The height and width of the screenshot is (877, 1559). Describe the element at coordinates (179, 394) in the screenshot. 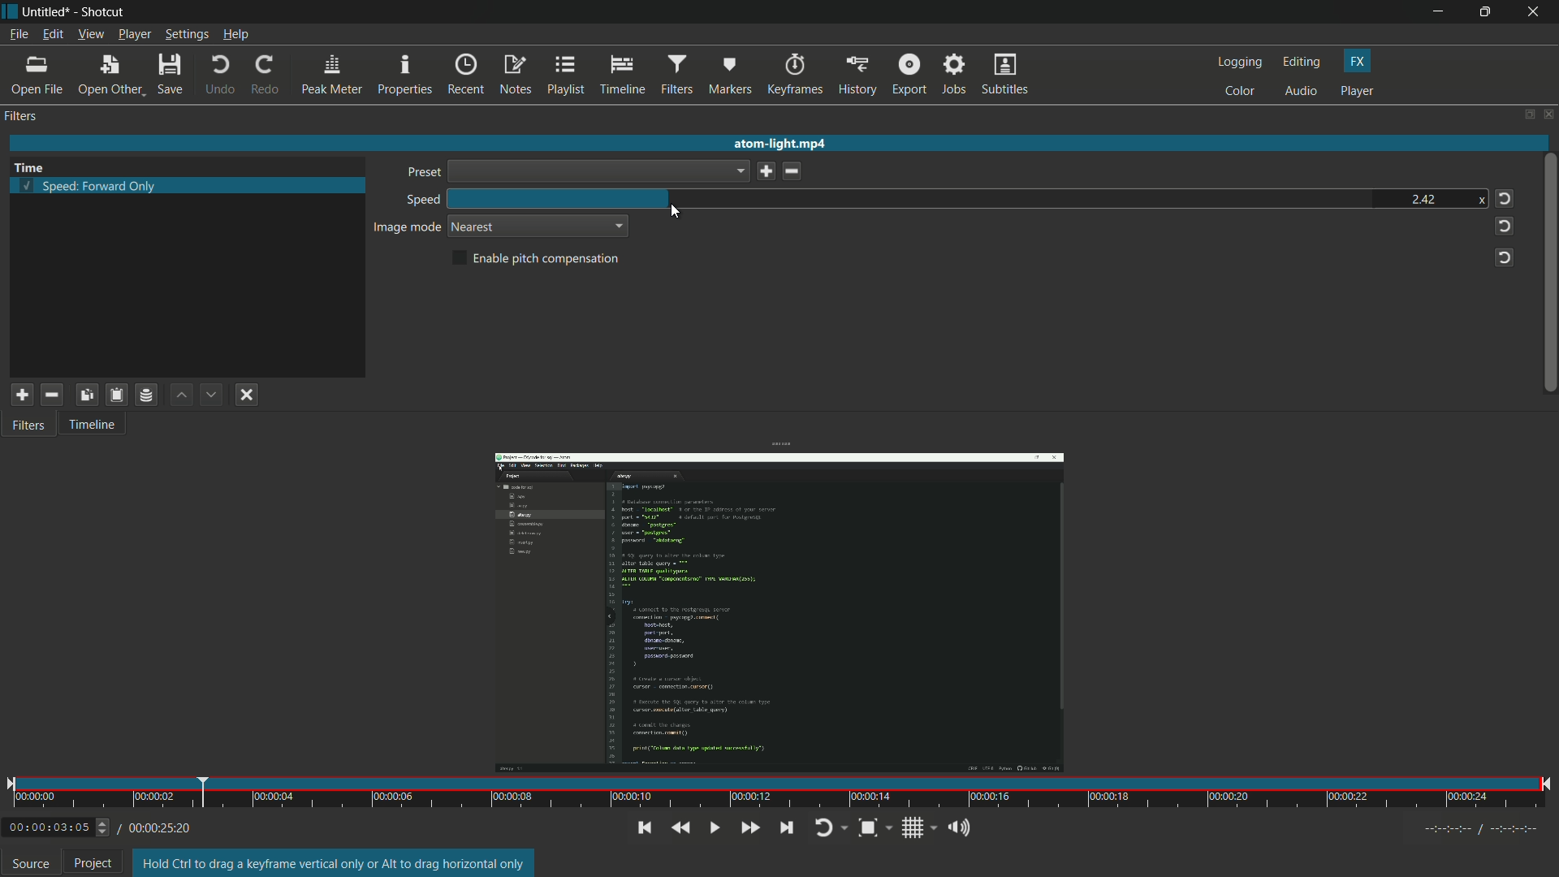

I see `move filter up` at that location.